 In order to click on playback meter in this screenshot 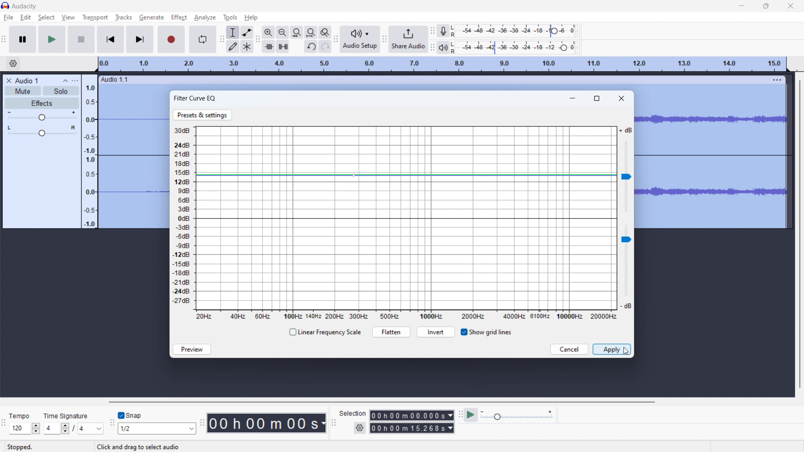, I will do `click(446, 47)`.